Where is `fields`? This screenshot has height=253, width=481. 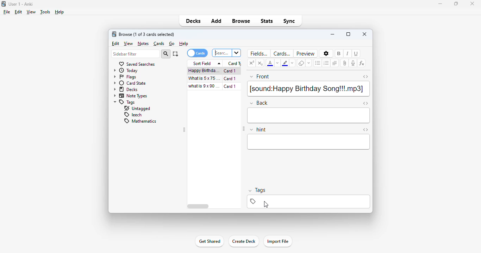 fields is located at coordinates (258, 53).